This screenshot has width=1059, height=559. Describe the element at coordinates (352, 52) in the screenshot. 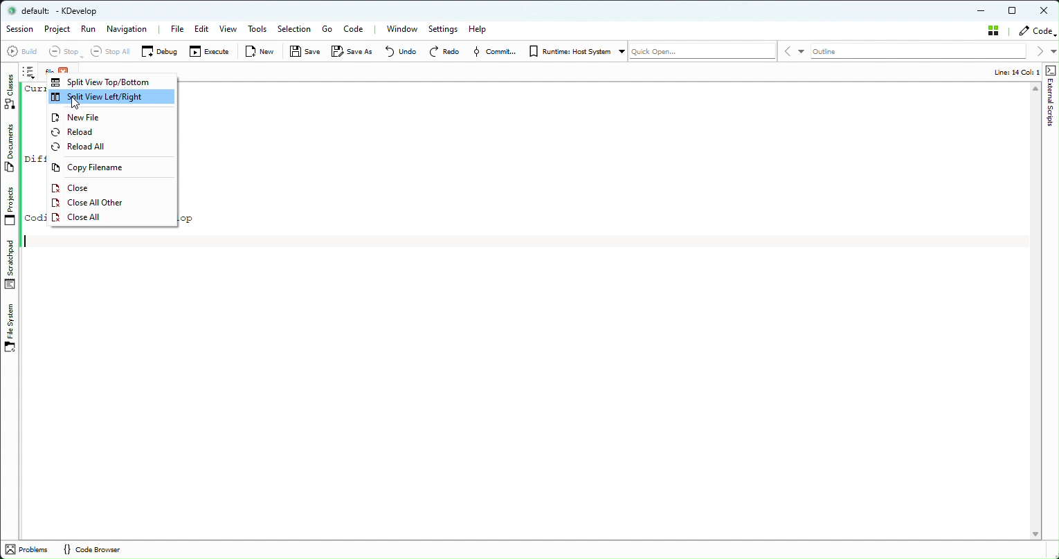

I see `Save as` at that location.